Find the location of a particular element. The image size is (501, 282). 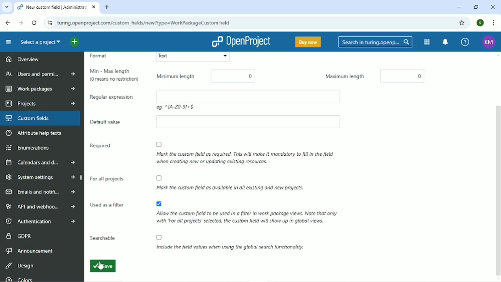

Users and permissions is located at coordinates (40, 74).